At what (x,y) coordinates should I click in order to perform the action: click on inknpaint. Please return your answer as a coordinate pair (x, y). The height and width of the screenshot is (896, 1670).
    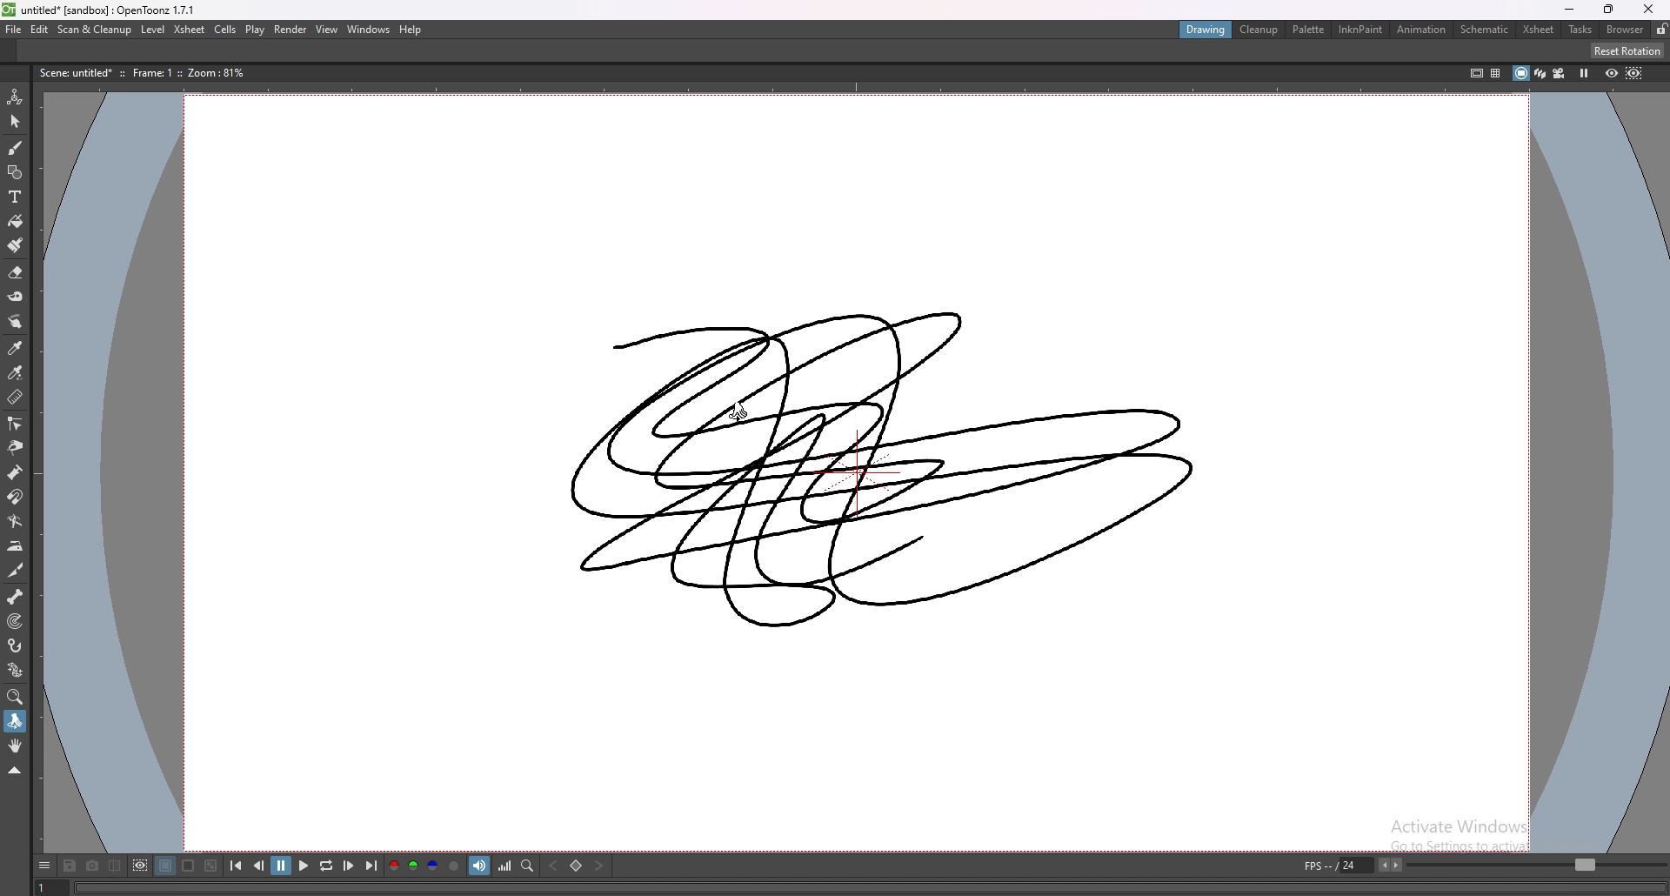
    Looking at the image, I should click on (1365, 29).